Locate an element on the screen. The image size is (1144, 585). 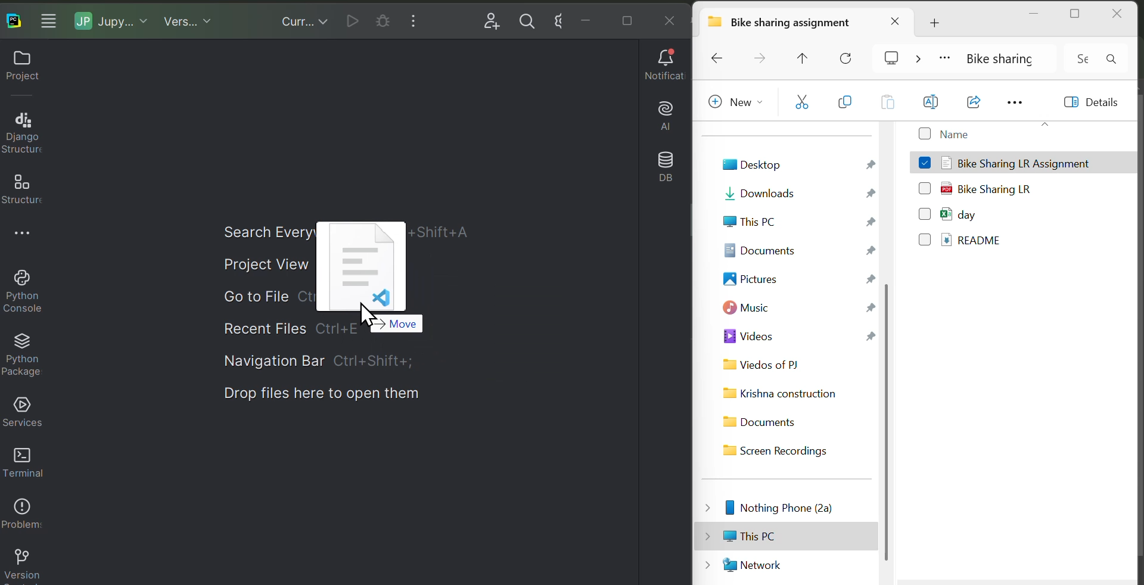
Bike sharing is located at coordinates (999, 58).